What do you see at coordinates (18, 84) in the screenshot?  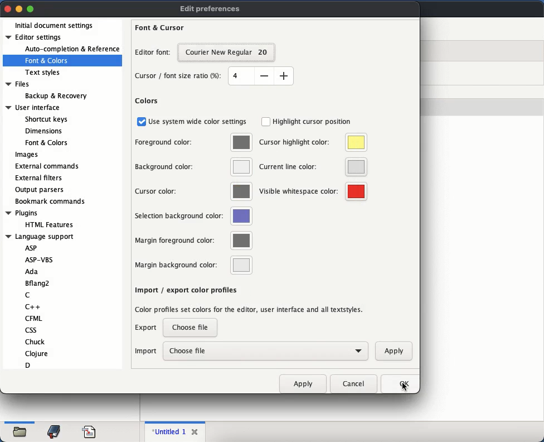 I see `Files` at bounding box center [18, 84].